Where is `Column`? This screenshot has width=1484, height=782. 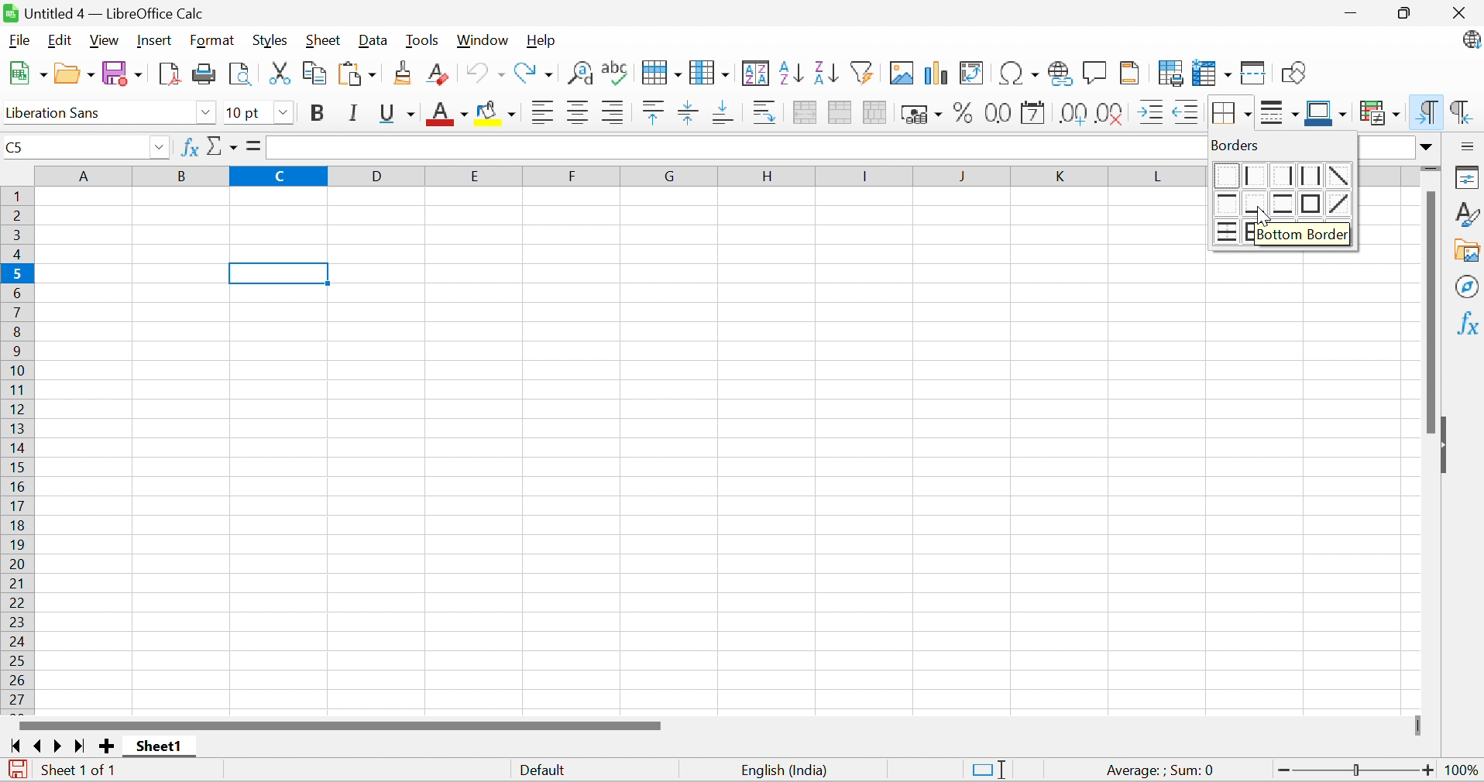 Column is located at coordinates (709, 71).